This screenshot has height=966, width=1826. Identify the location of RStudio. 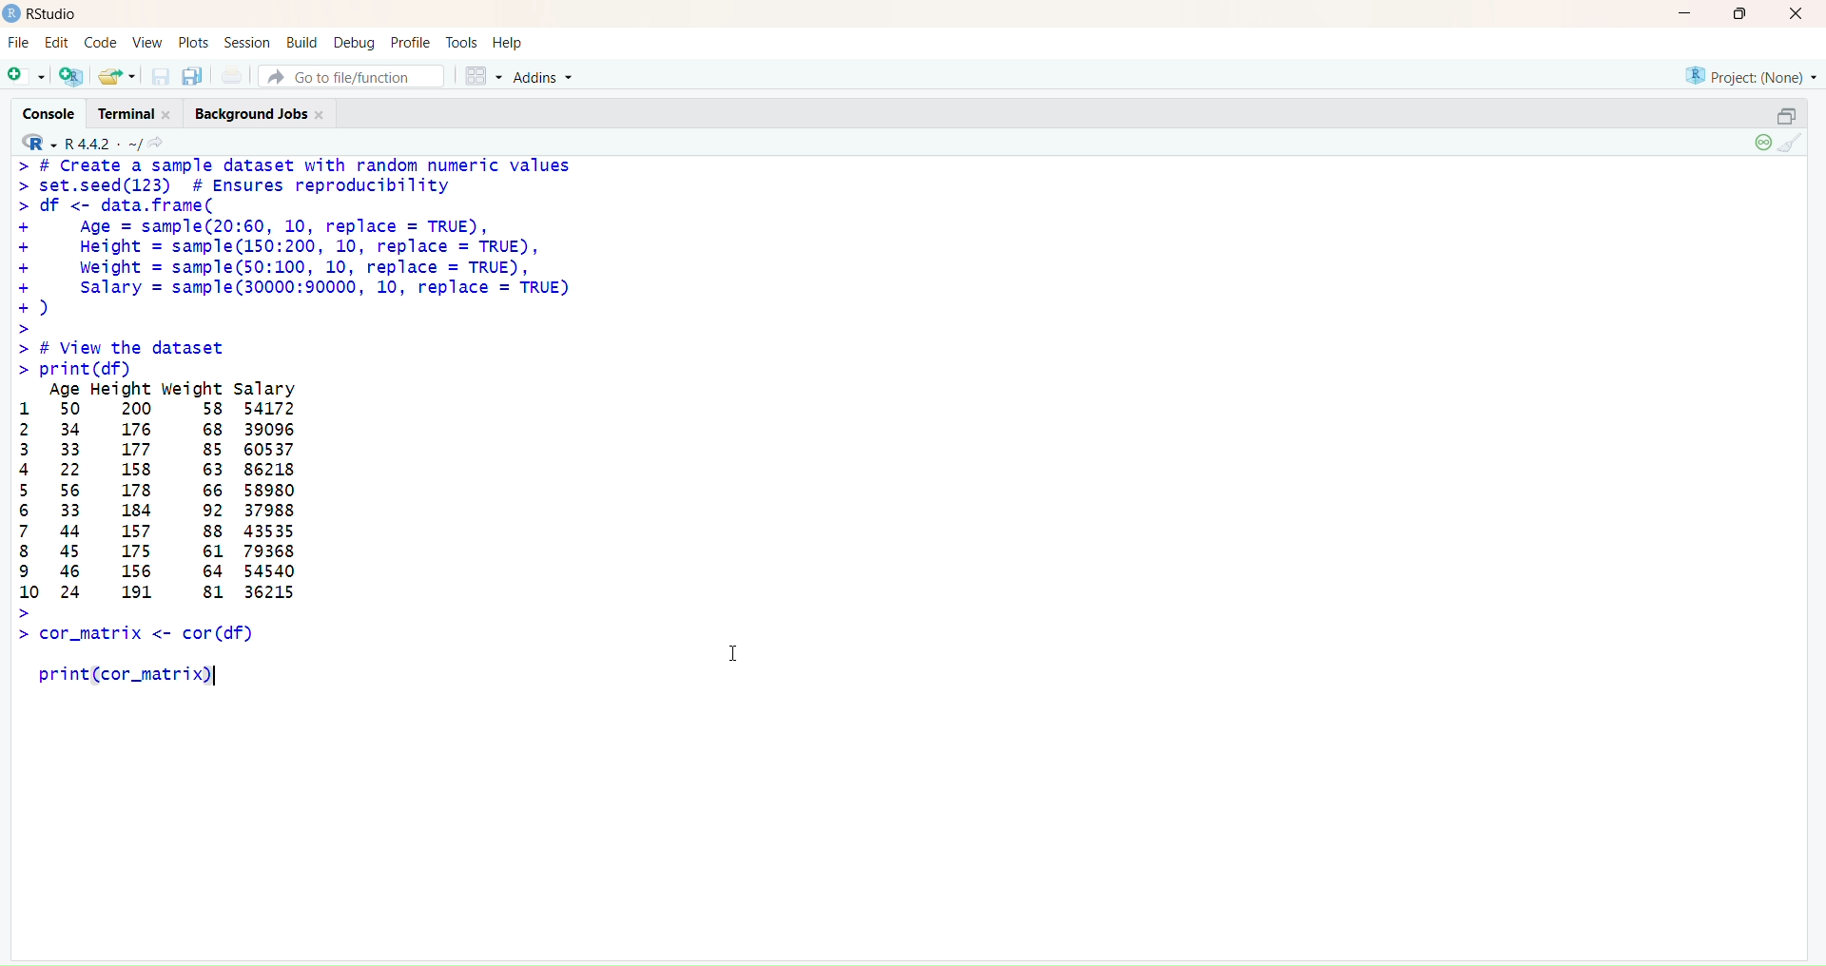
(44, 14).